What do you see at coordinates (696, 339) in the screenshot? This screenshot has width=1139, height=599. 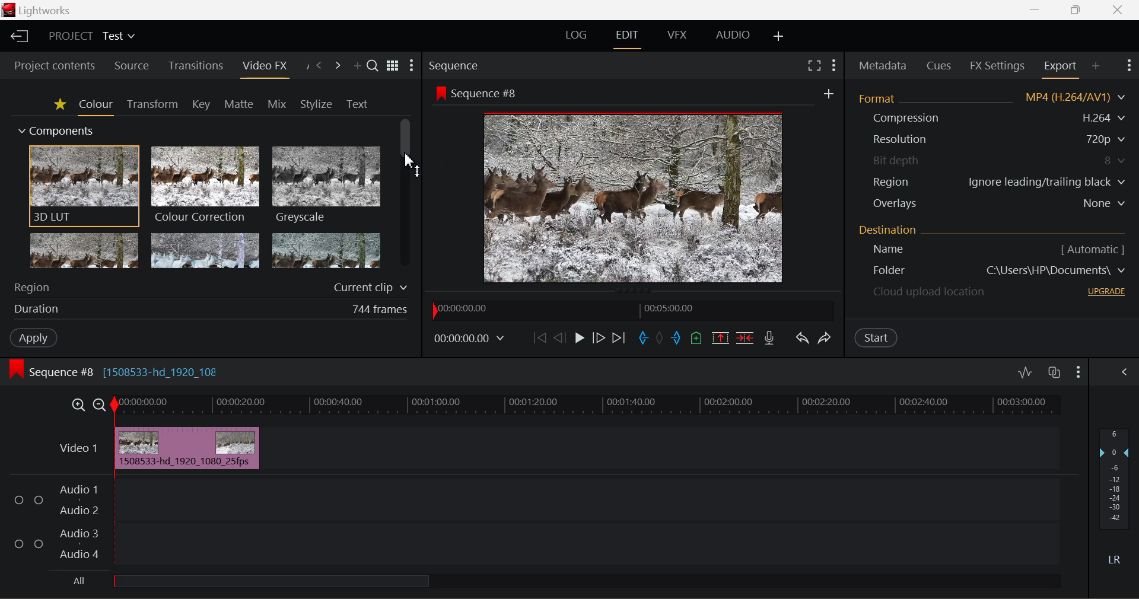 I see `Mark Cue` at bounding box center [696, 339].